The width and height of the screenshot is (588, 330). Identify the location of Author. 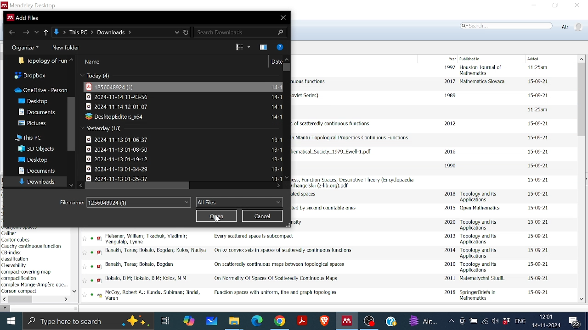
(156, 251).